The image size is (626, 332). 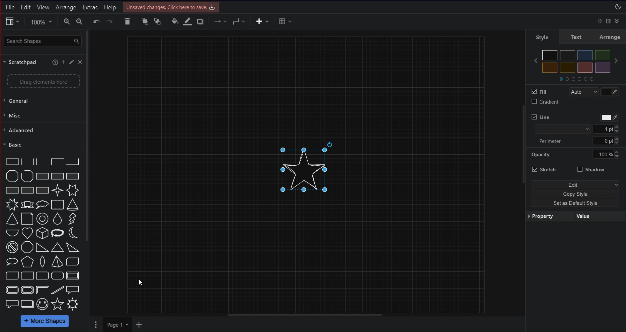 What do you see at coordinates (12, 303) in the screenshot?
I see `rounded rectangular callout` at bounding box center [12, 303].